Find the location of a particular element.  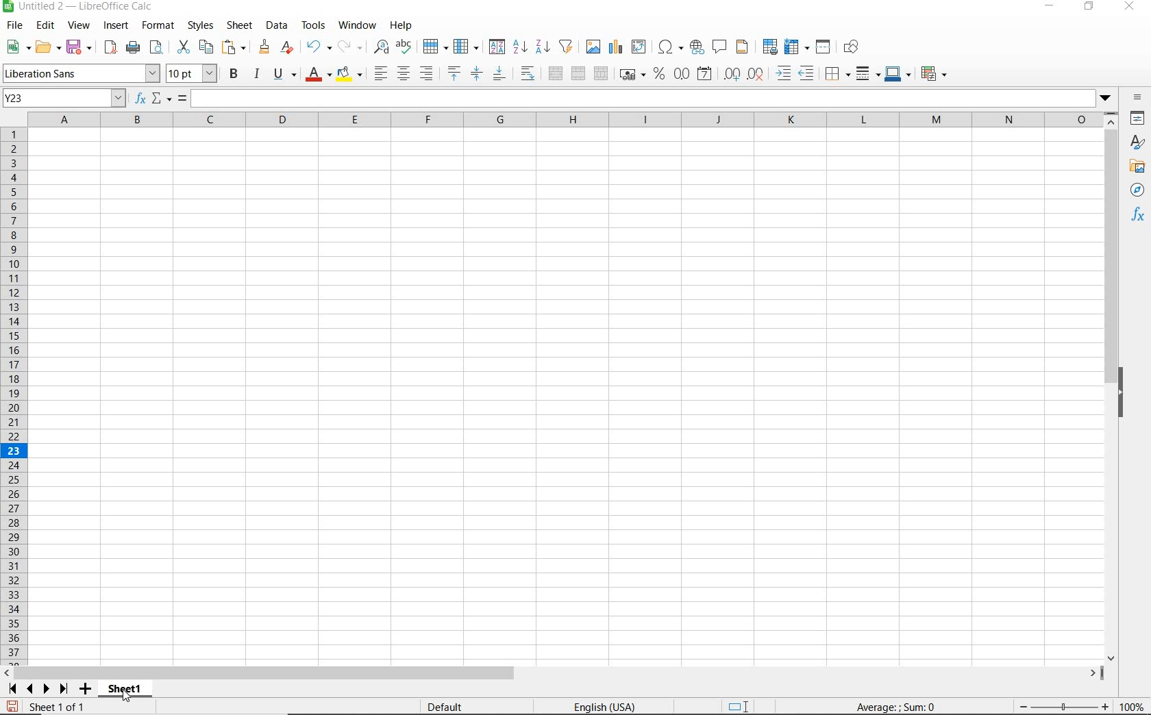

STANDARD SELECTION is located at coordinates (739, 707).